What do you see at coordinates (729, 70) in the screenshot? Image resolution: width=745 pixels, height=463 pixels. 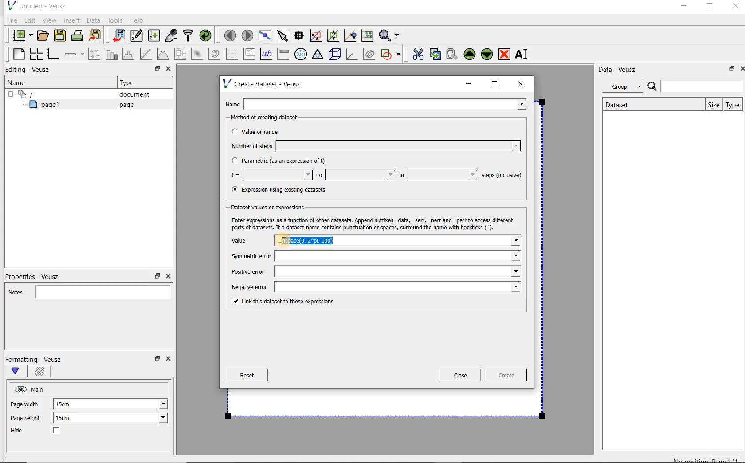 I see `restore down` at bounding box center [729, 70].